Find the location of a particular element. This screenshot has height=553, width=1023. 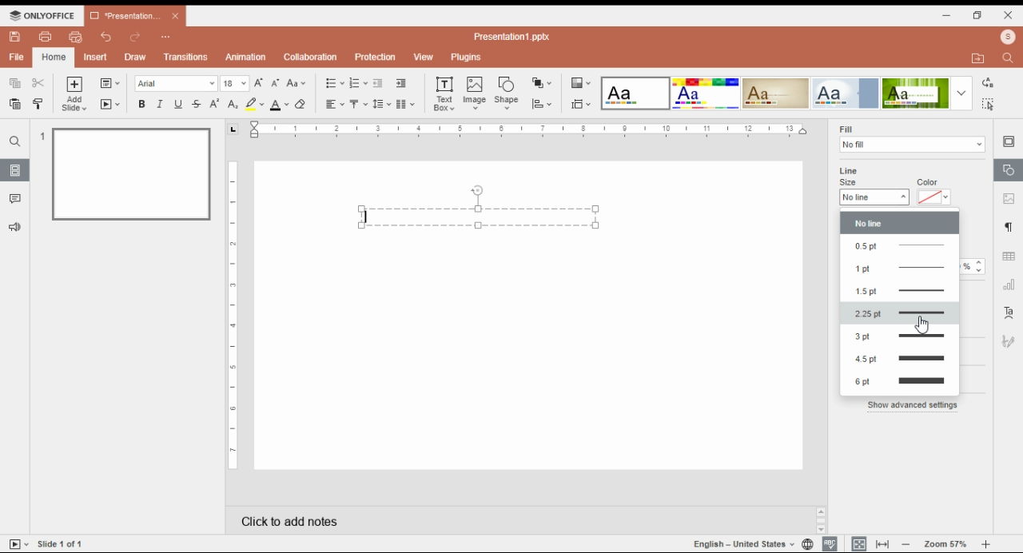

color theme is located at coordinates (776, 93).